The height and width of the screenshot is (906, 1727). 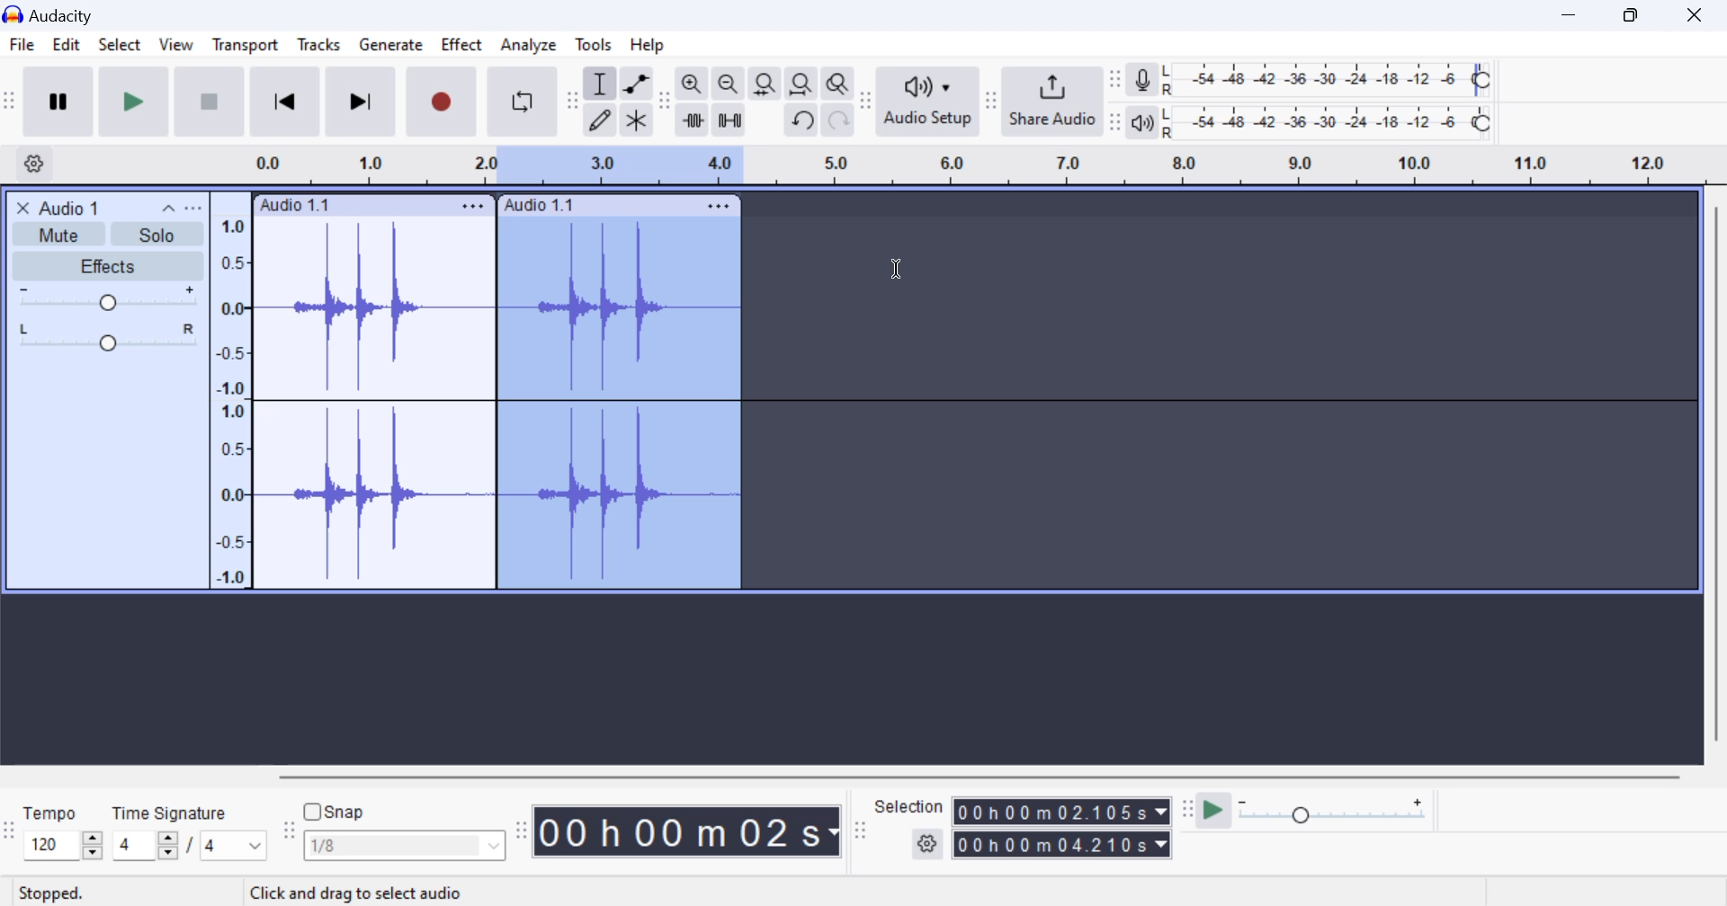 I want to click on File, so click(x=21, y=45).